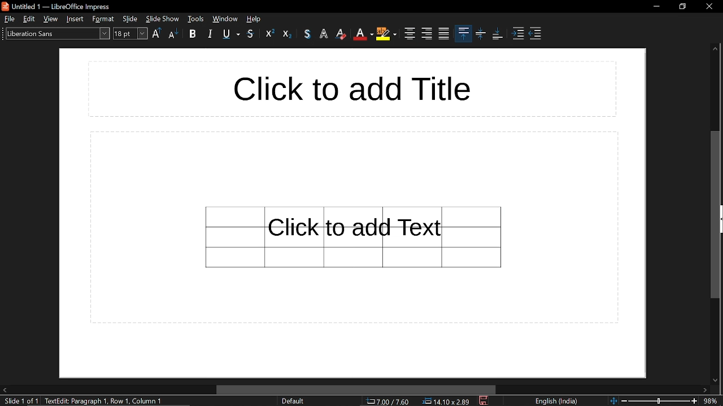  Describe the element at coordinates (8, 19) in the screenshot. I see `file` at that location.